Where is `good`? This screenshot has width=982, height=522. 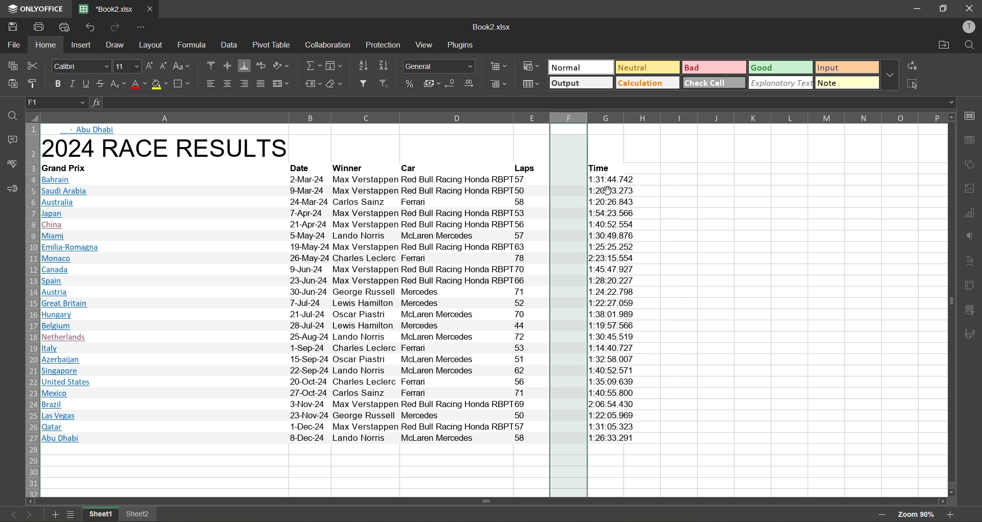
good is located at coordinates (779, 68).